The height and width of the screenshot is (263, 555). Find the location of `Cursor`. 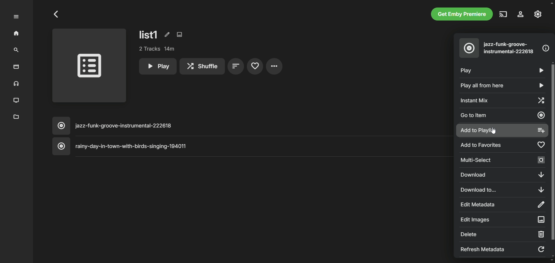

Cursor is located at coordinates (493, 131).